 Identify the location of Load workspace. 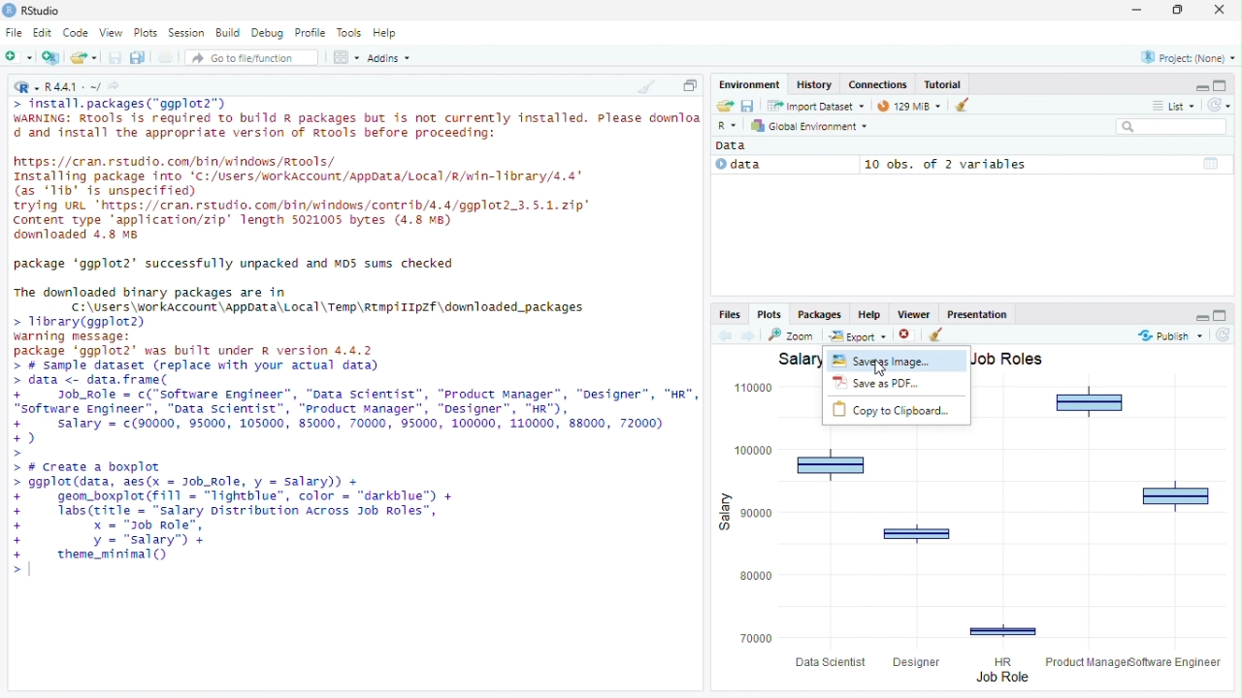
(723, 105).